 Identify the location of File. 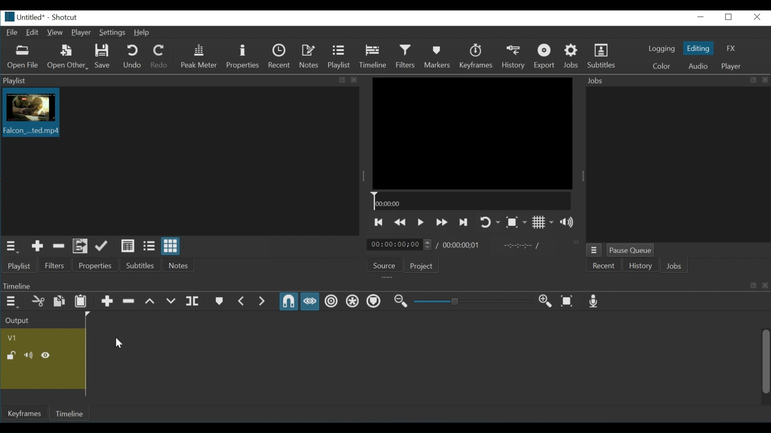
(11, 32).